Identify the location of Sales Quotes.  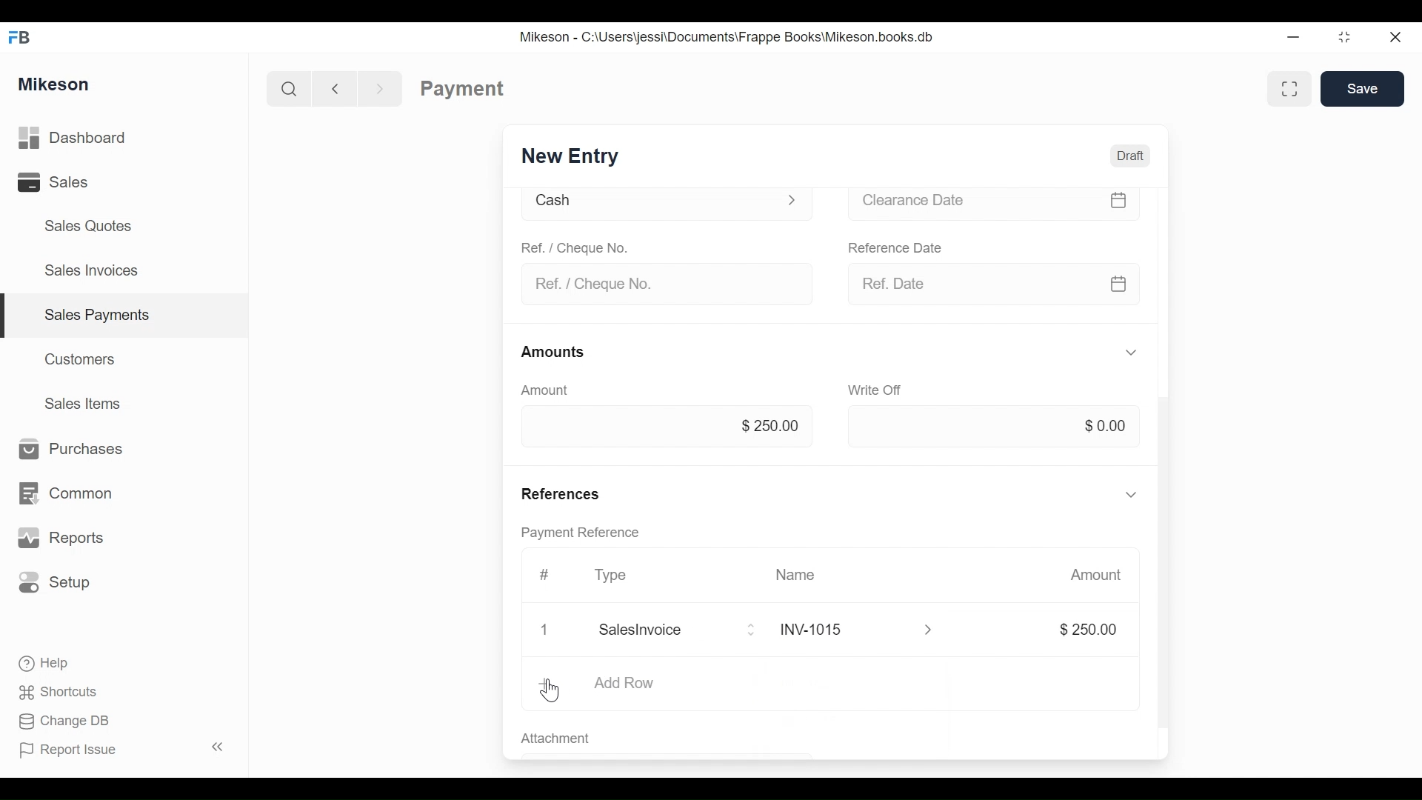
(81, 226).